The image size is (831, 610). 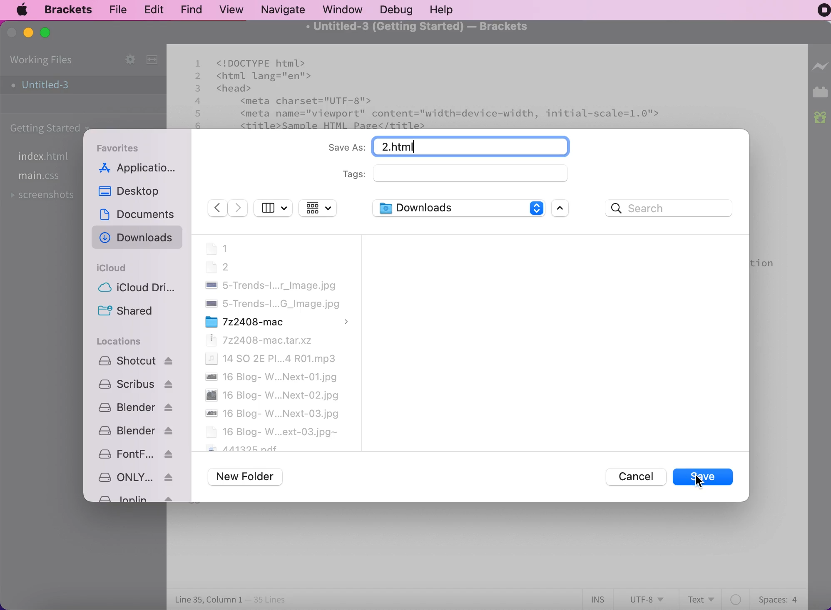 I want to click on open scroll, so click(x=565, y=208).